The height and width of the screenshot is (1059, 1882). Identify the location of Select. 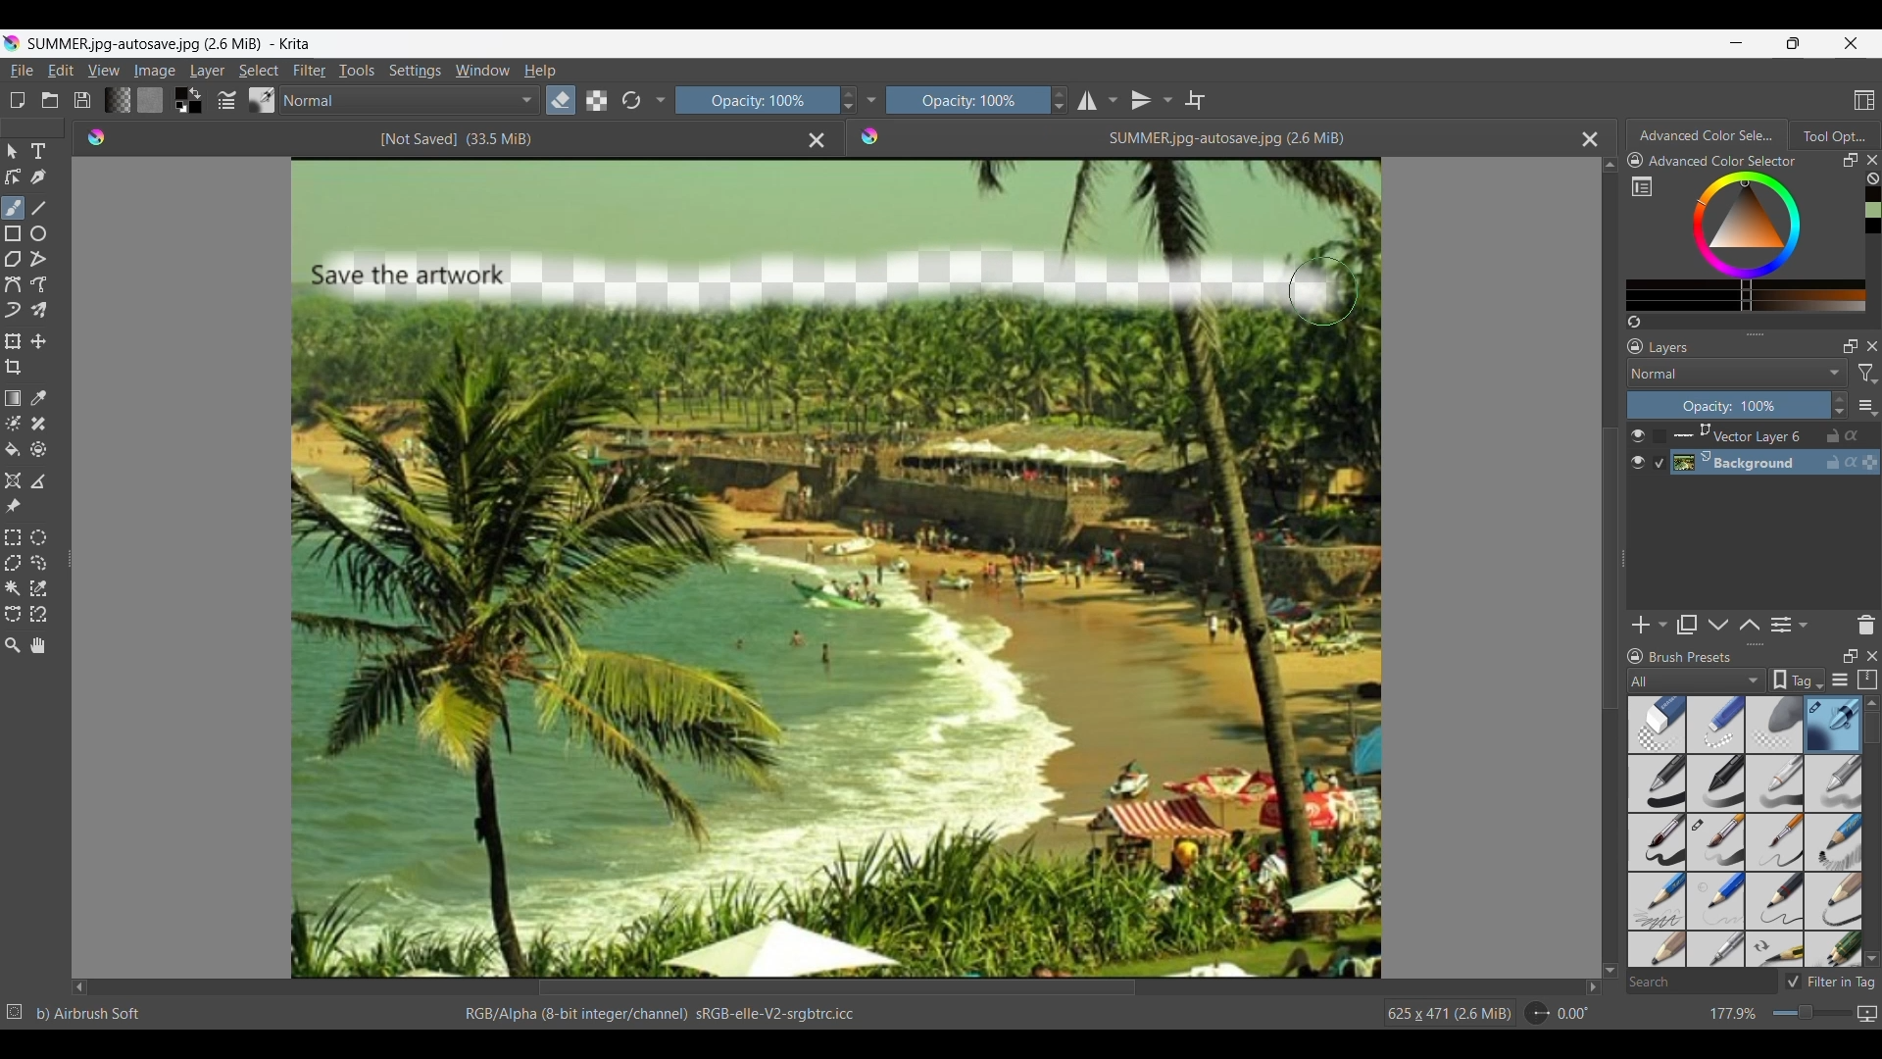
(259, 71).